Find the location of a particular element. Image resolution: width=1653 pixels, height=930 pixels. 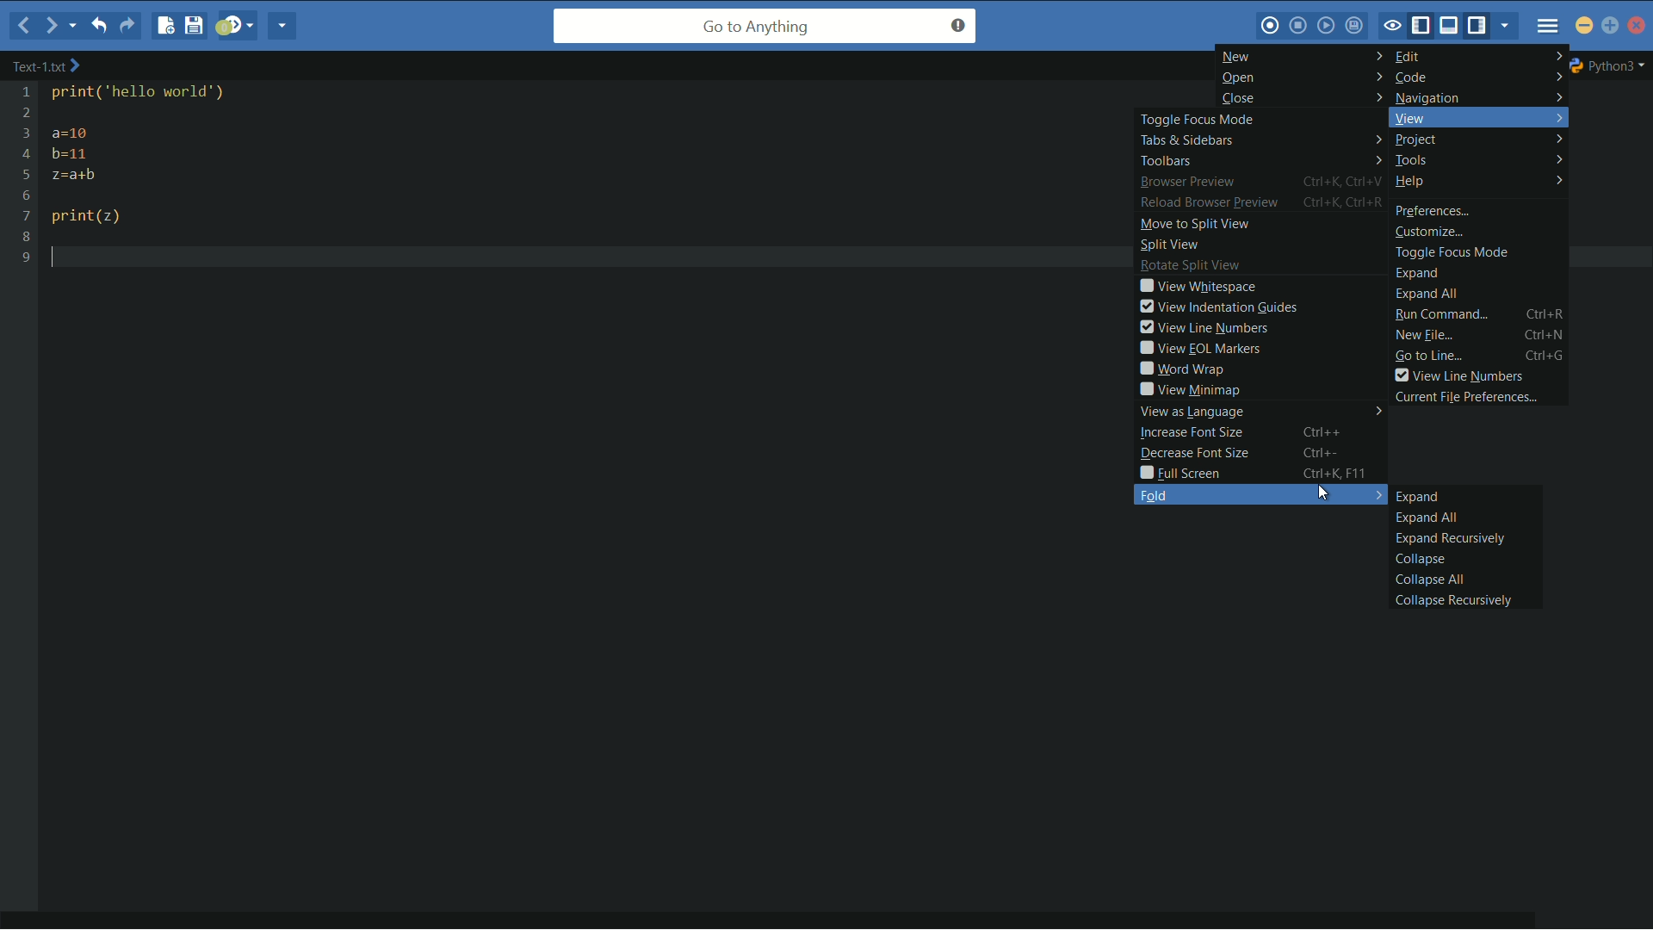

preferences is located at coordinates (1433, 210).